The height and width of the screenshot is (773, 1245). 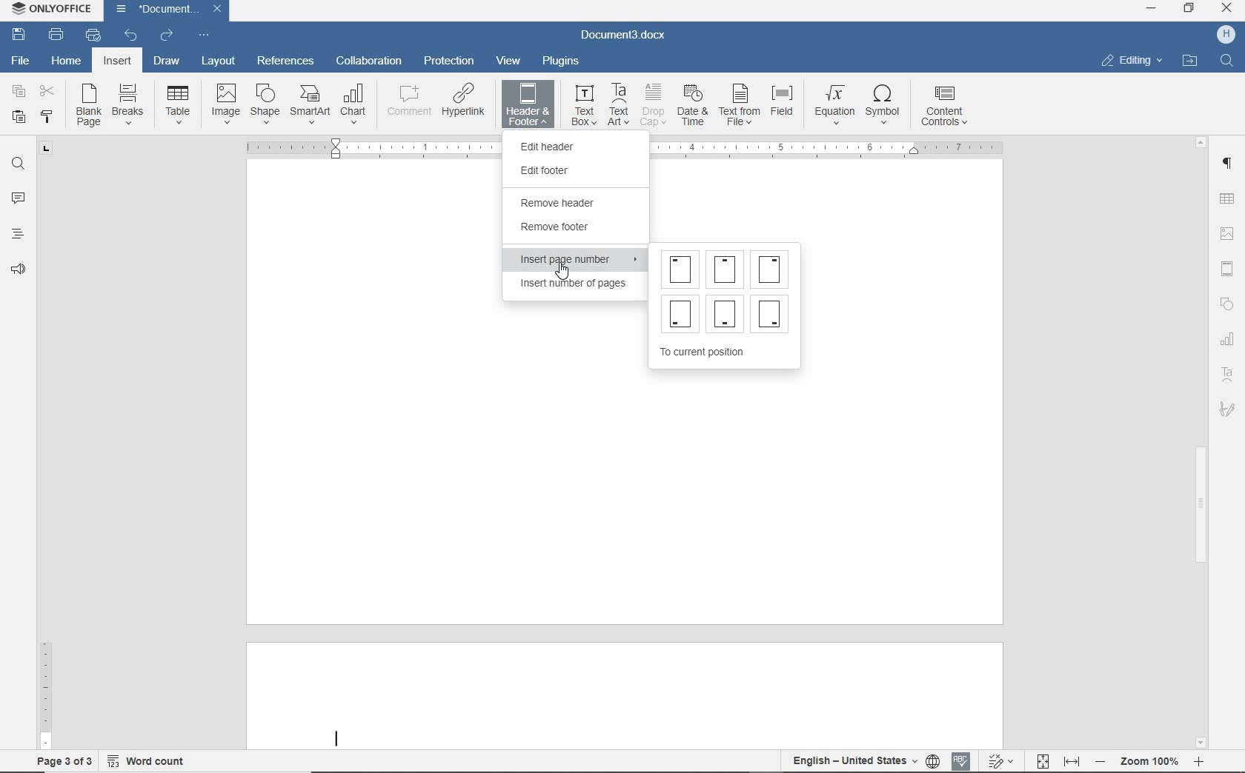 What do you see at coordinates (50, 10) in the screenshot?
I see `OnlyOffice` at bounding box center [50, 10].